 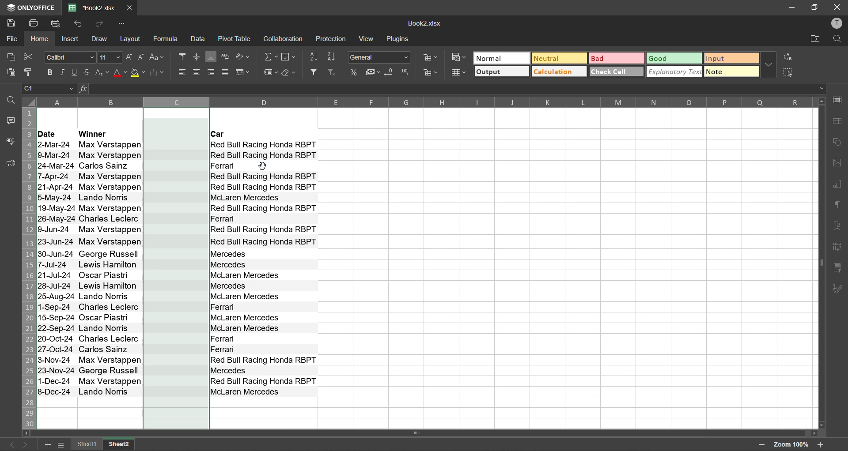 What do you see at coordinates (837, 23) in the screenshot?
I see `profile` at bounding box center [837, 23].